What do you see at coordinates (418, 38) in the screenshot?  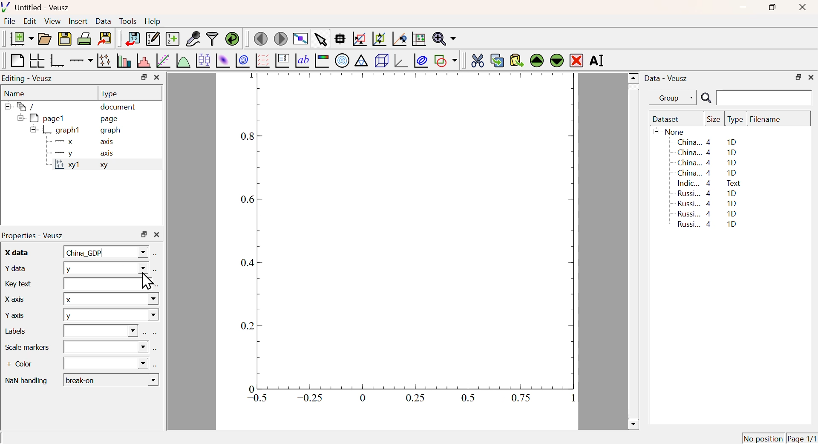 I see `Click to Reset Graph axis` at bounding box center [418, 38].